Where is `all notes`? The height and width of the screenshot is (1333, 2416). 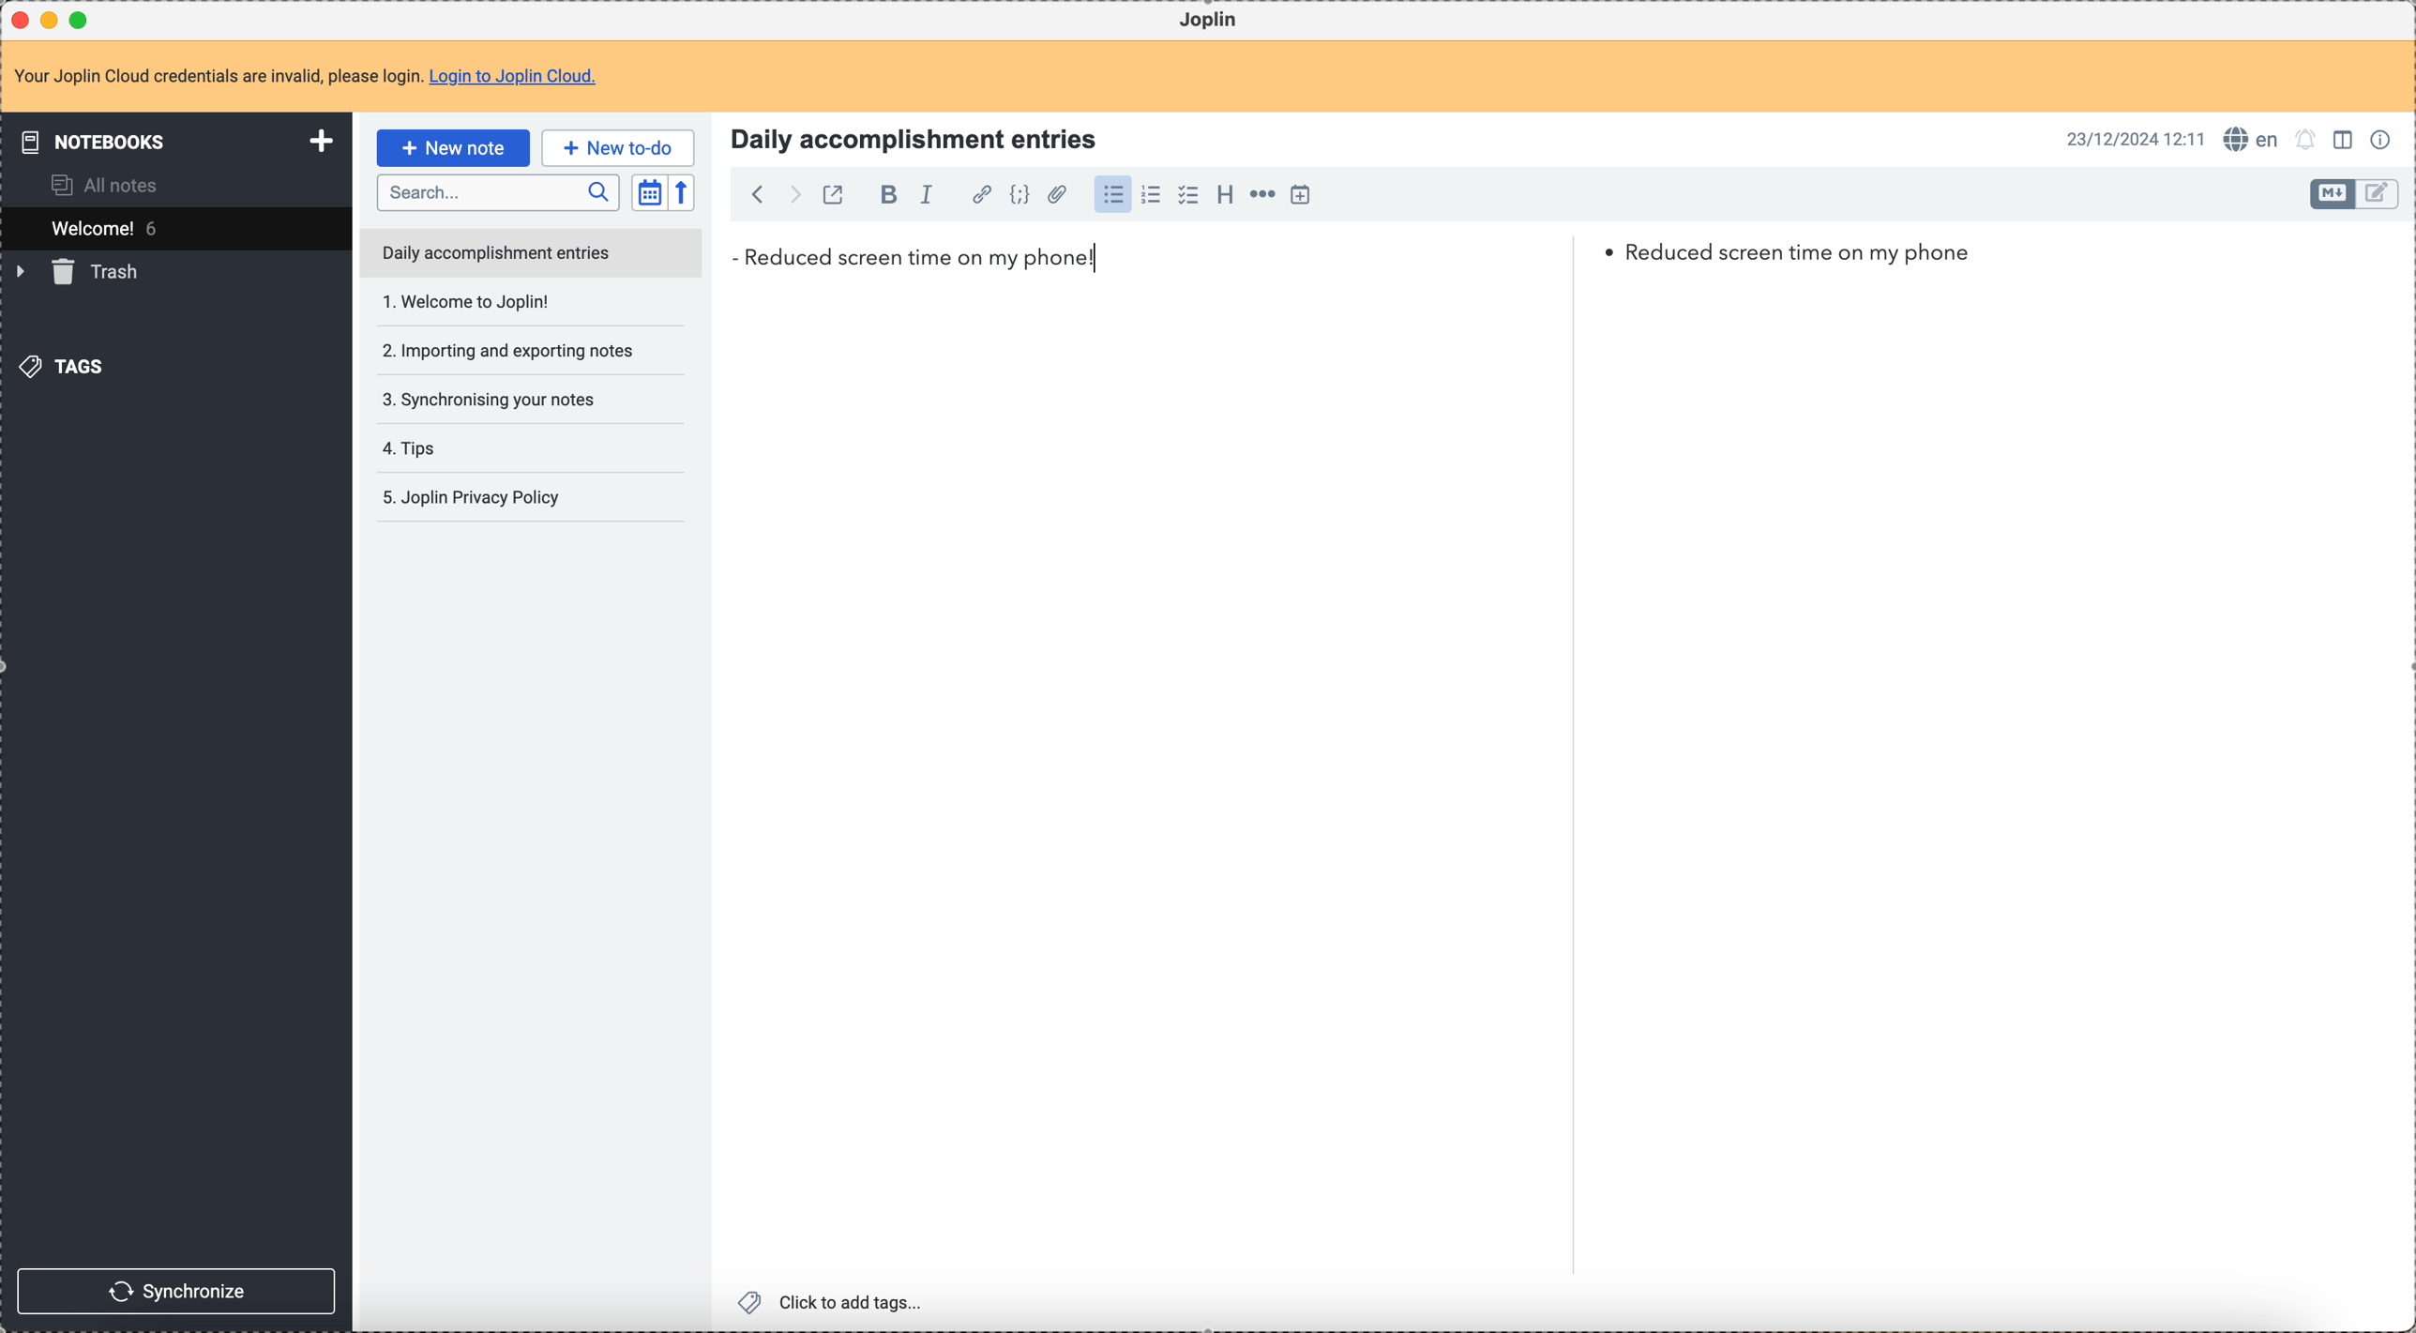 all notes is located at coordinates (97, 185).